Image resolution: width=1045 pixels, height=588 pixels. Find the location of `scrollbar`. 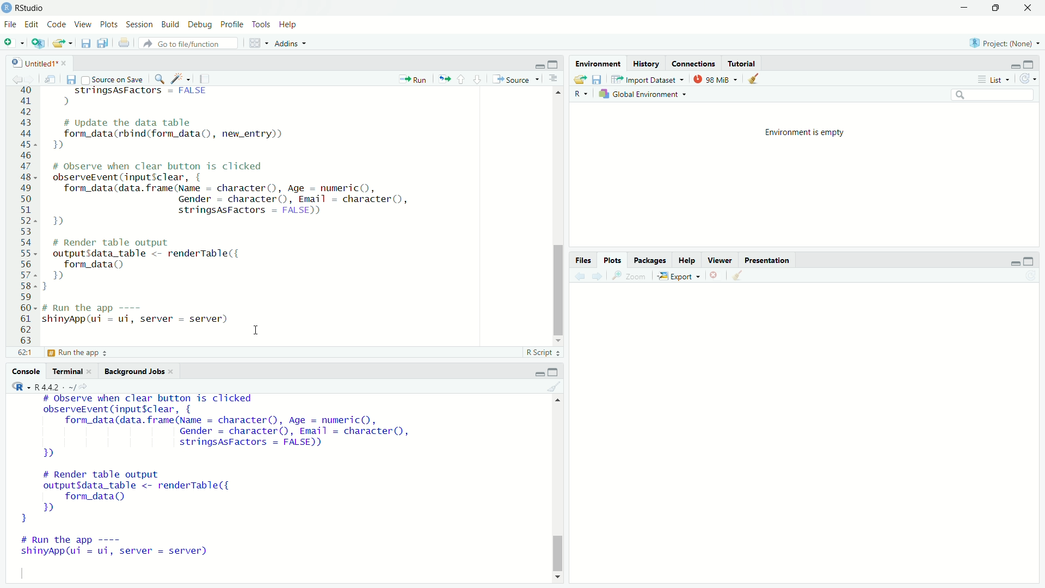

scrollbar is located at coordinates (558, 491).